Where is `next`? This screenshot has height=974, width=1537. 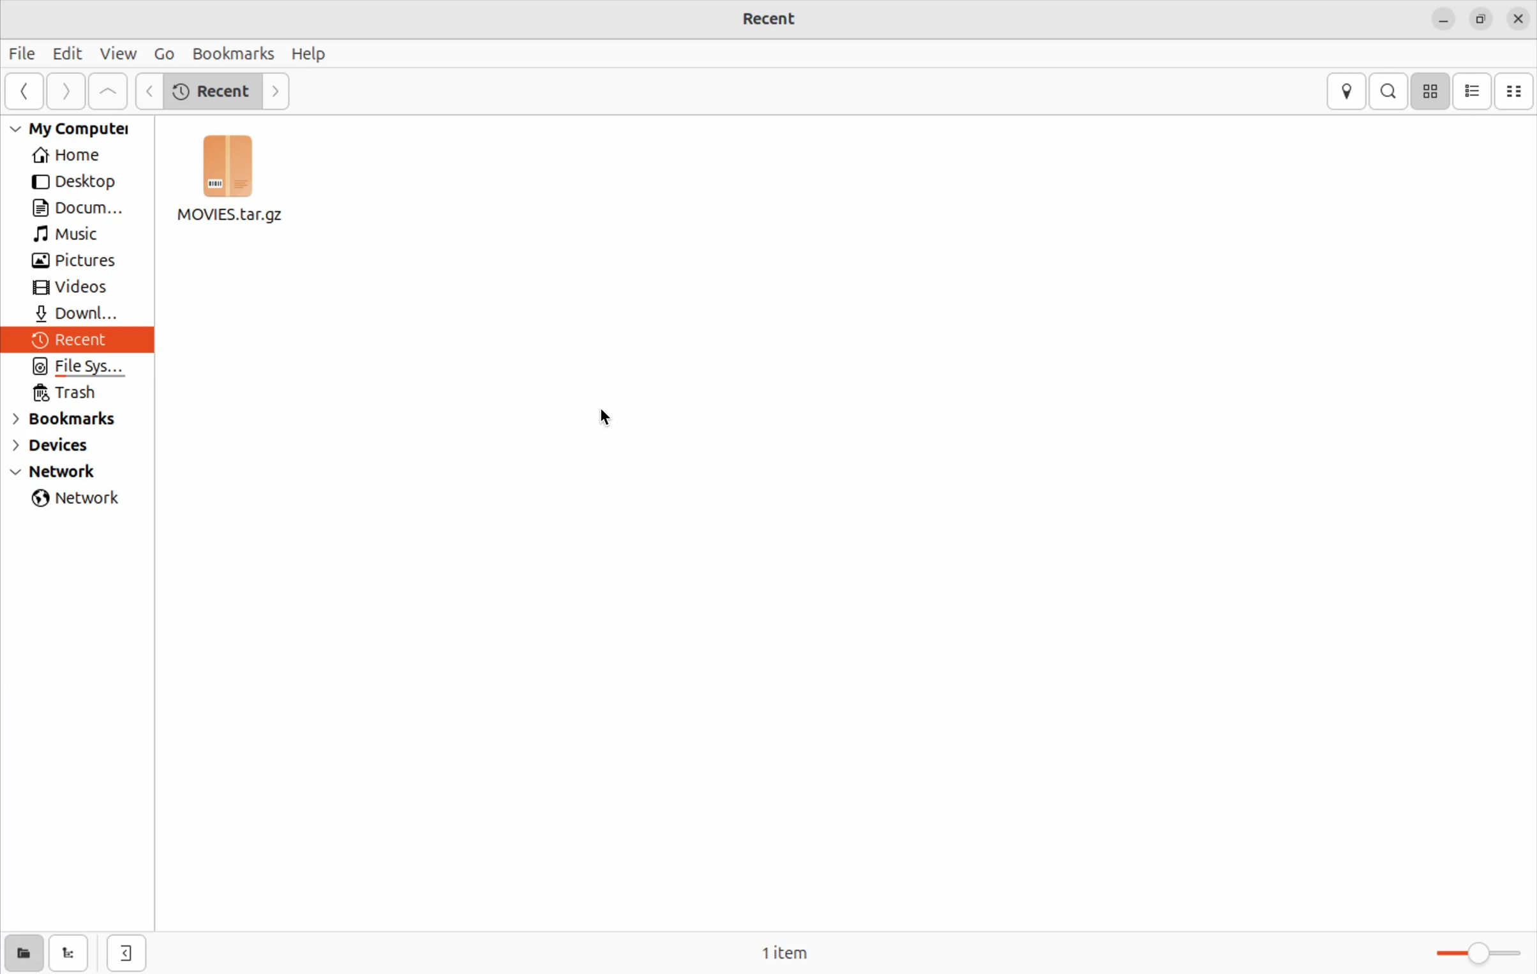 next is located at coordinates (71, 90).